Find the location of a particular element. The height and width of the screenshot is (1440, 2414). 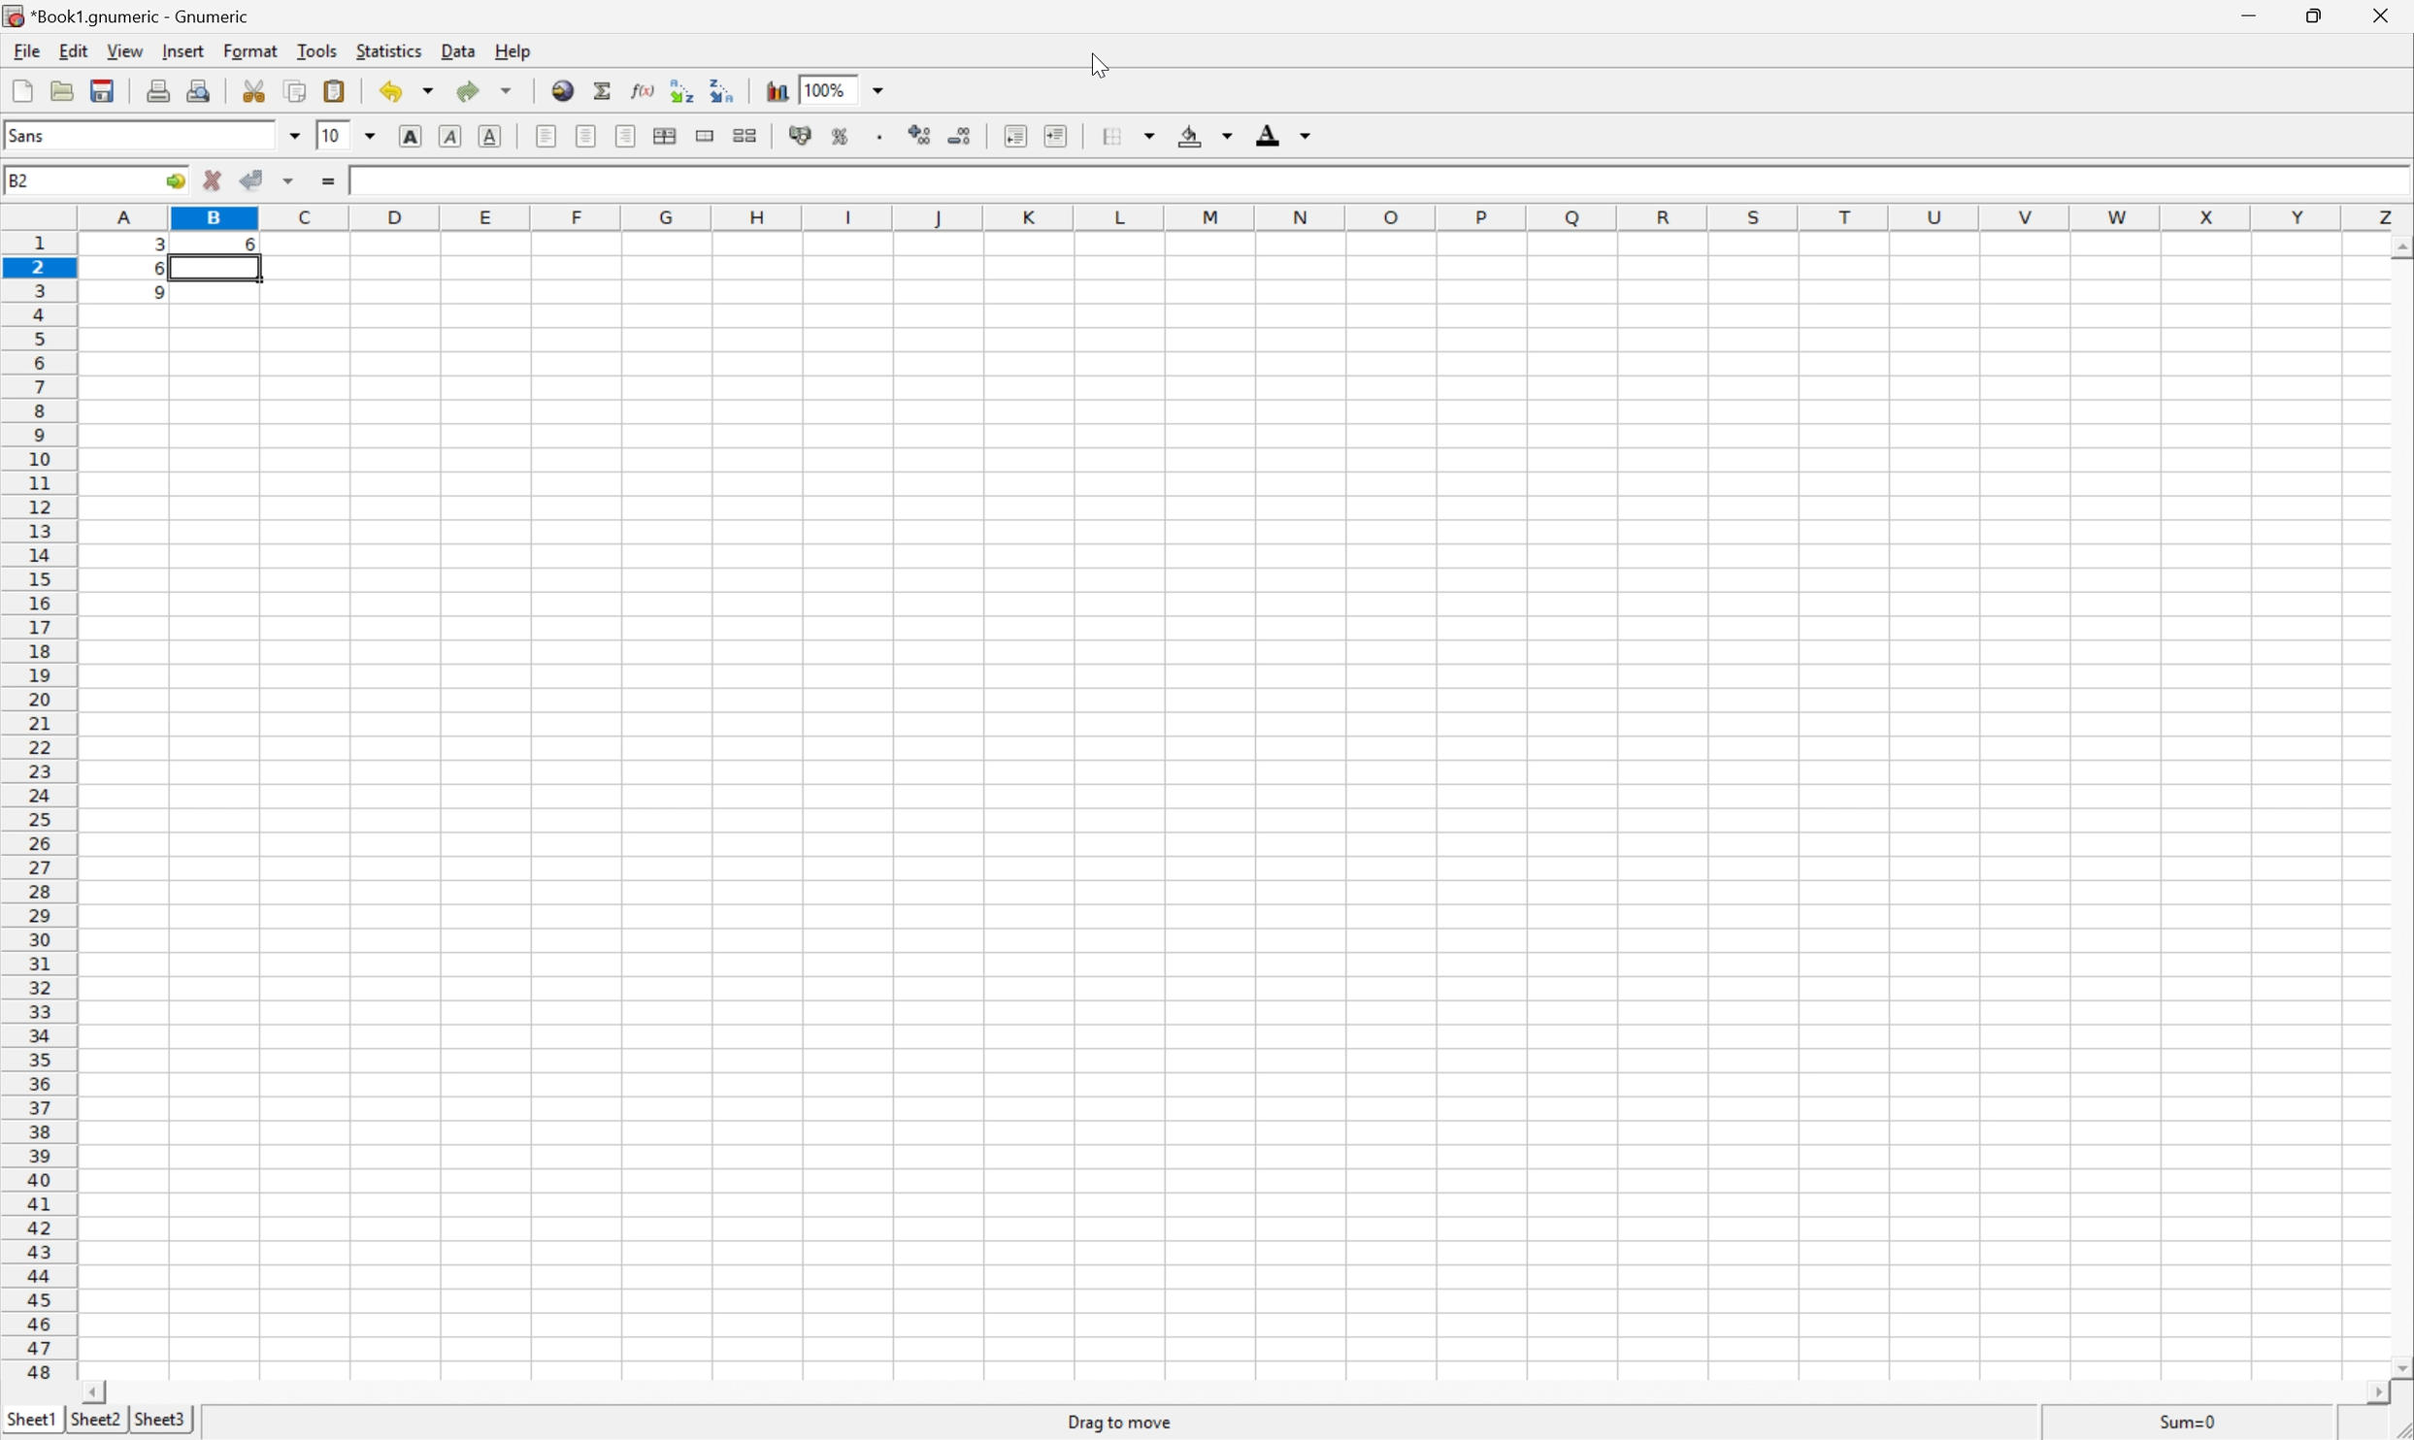

Cancel changes is located at coordinates (215, 178).